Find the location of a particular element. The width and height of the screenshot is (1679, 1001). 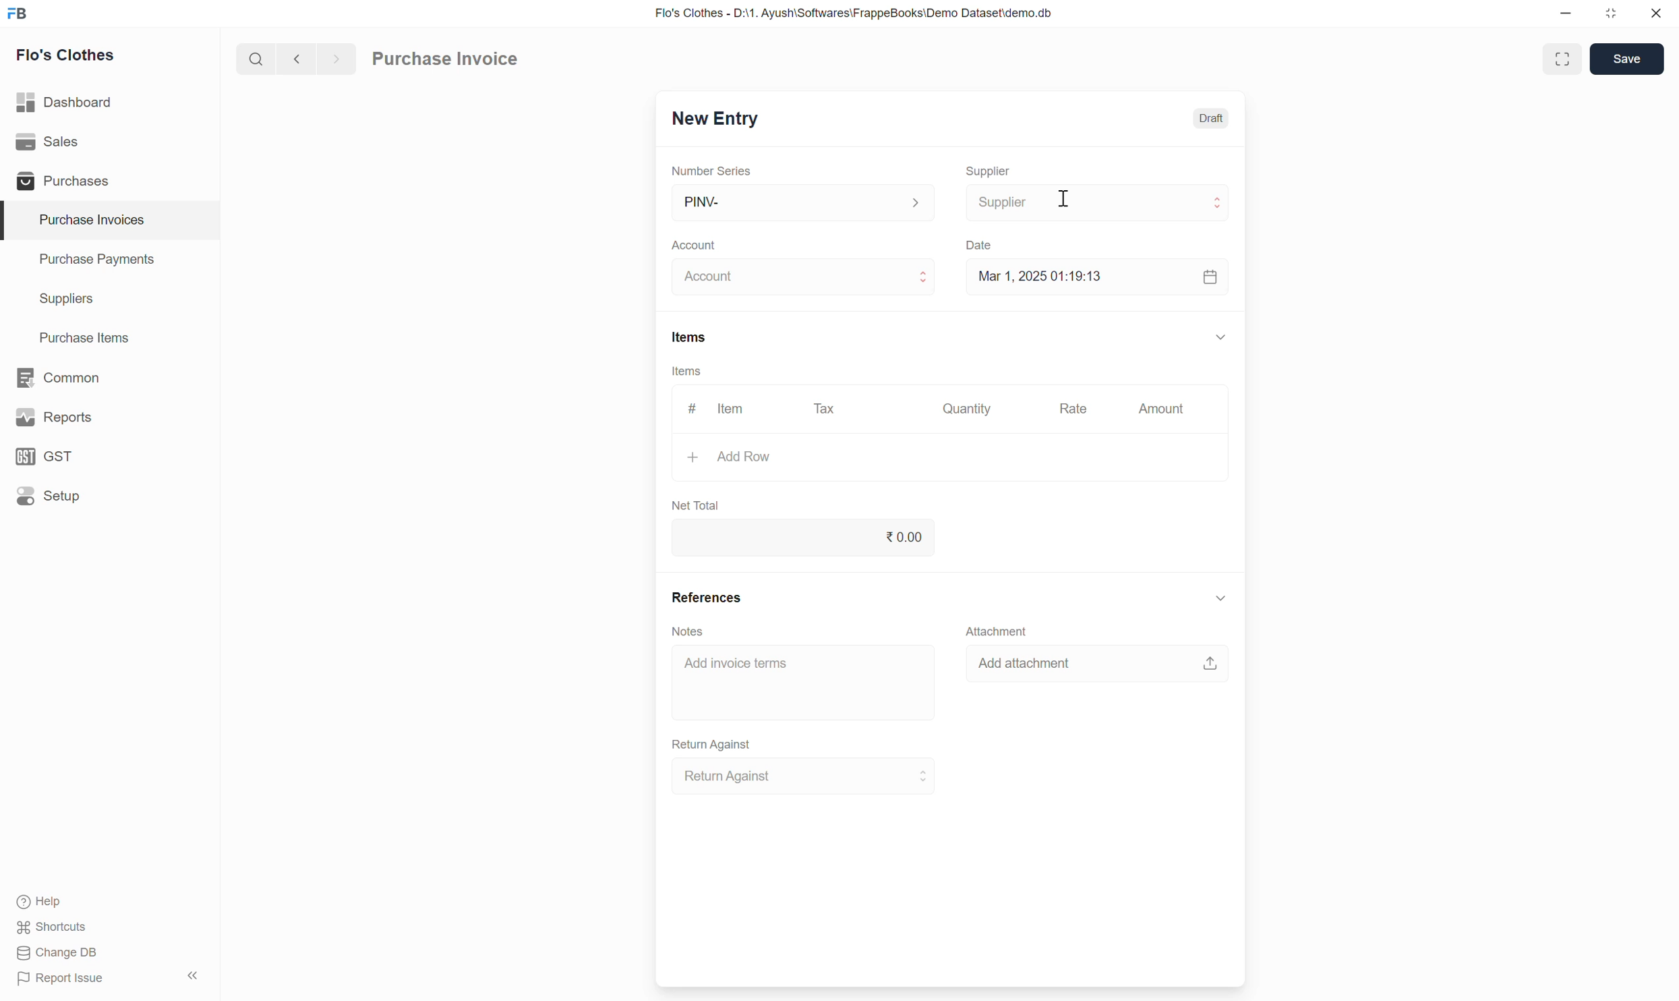

Suppliers is located at coordinates (57, 299).